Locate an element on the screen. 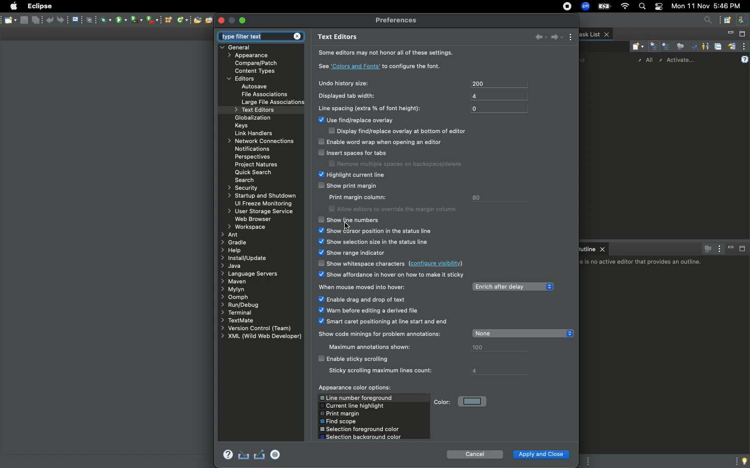 Image resolution: width=750 pixels, height=468 pixels. Date/time is located at coordinates (709, 6).